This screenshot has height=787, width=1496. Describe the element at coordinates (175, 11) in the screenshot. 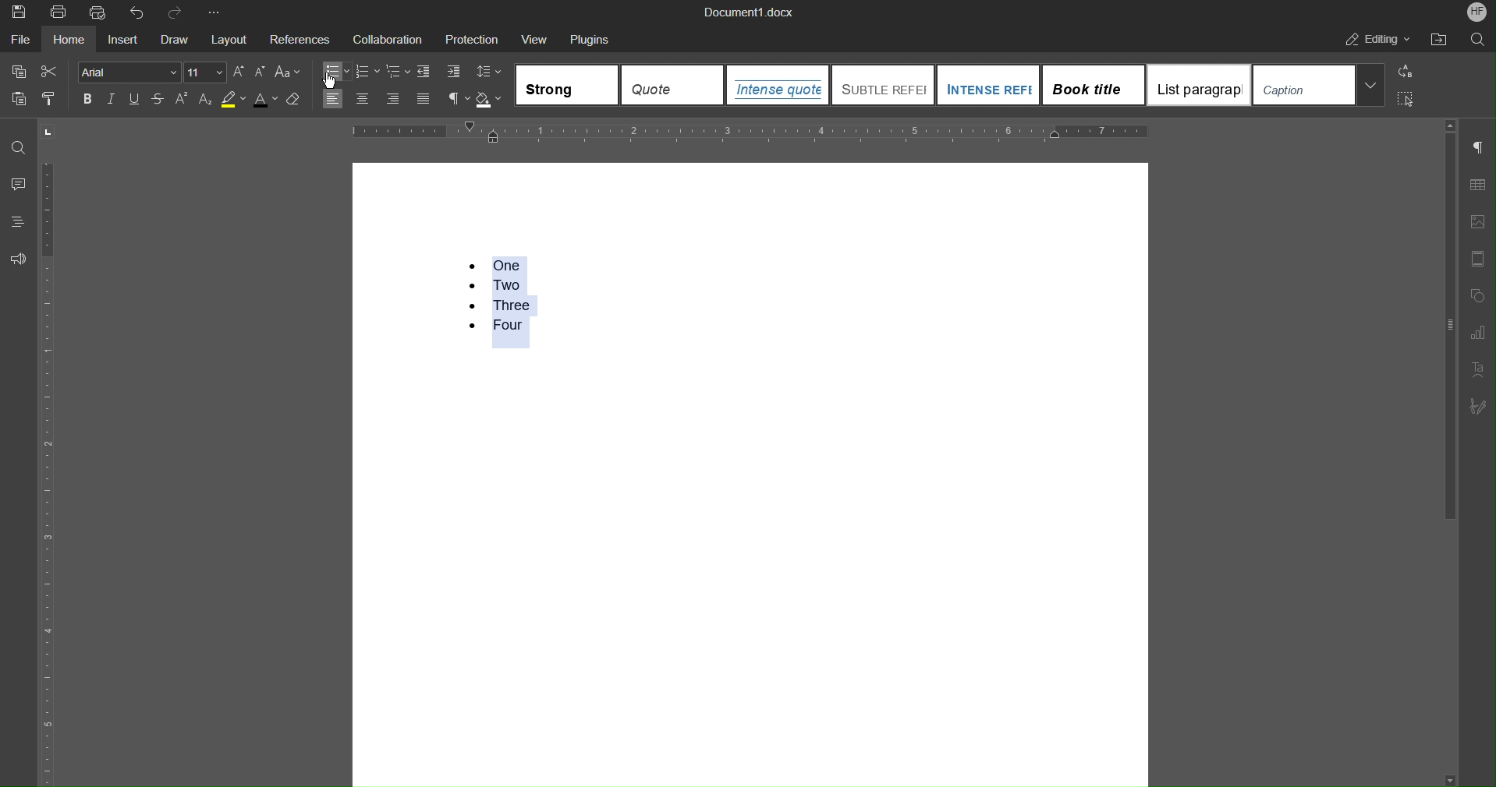

I see `Redo` at that location.